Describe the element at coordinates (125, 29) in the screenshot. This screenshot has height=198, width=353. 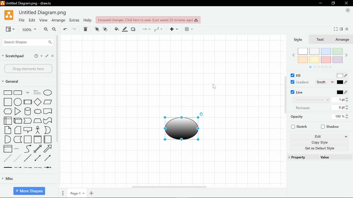
I see `Line color` at that location.